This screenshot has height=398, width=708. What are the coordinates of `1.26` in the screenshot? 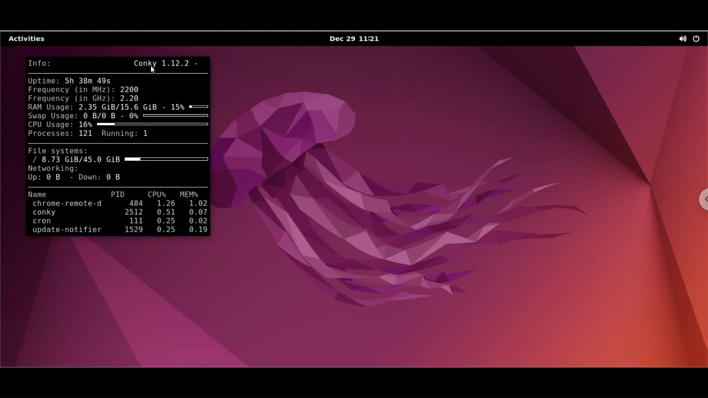 It's located at (165, 204).